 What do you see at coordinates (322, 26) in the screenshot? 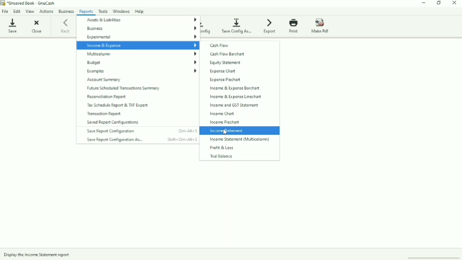
I see `Make Pdf` at bounding box center [322, 26].